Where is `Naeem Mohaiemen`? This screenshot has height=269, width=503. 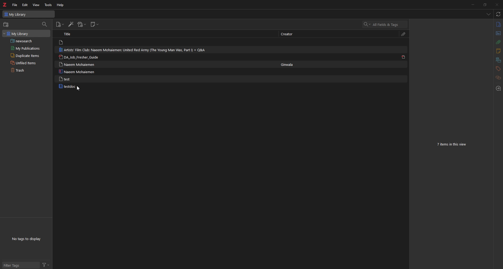
Naeem Mohaiemen is located at coordinates (78, 72).